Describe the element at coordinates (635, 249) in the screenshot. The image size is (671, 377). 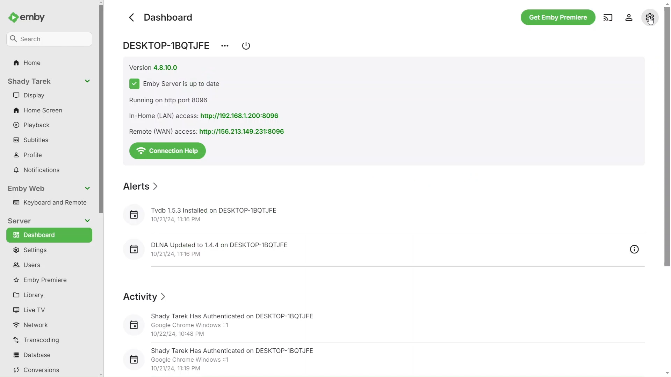
I see `view activity` at that location.